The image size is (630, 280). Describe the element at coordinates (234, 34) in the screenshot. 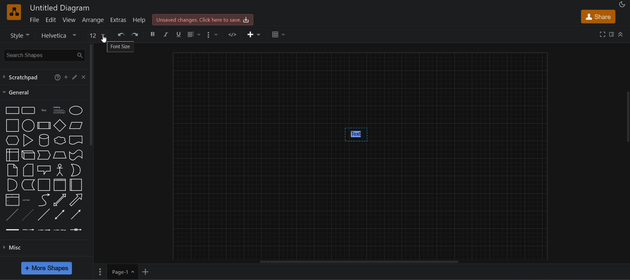

I see `html` at that location.